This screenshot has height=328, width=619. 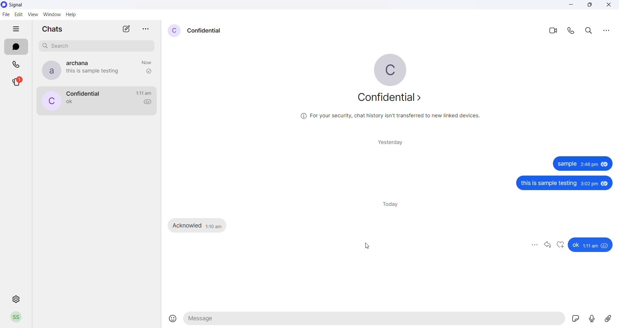 What do you see at coordinates (534, 245) in the screenshot?
I see `more` at bounding box center [534, 245].